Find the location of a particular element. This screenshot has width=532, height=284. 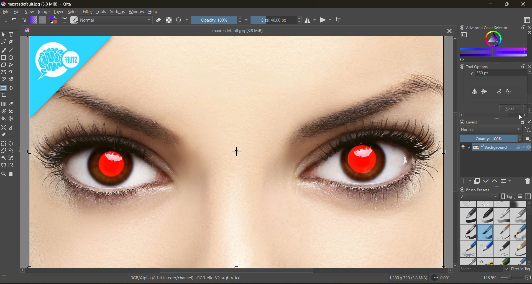

edit brush settings is located at coordinates (65, 20).